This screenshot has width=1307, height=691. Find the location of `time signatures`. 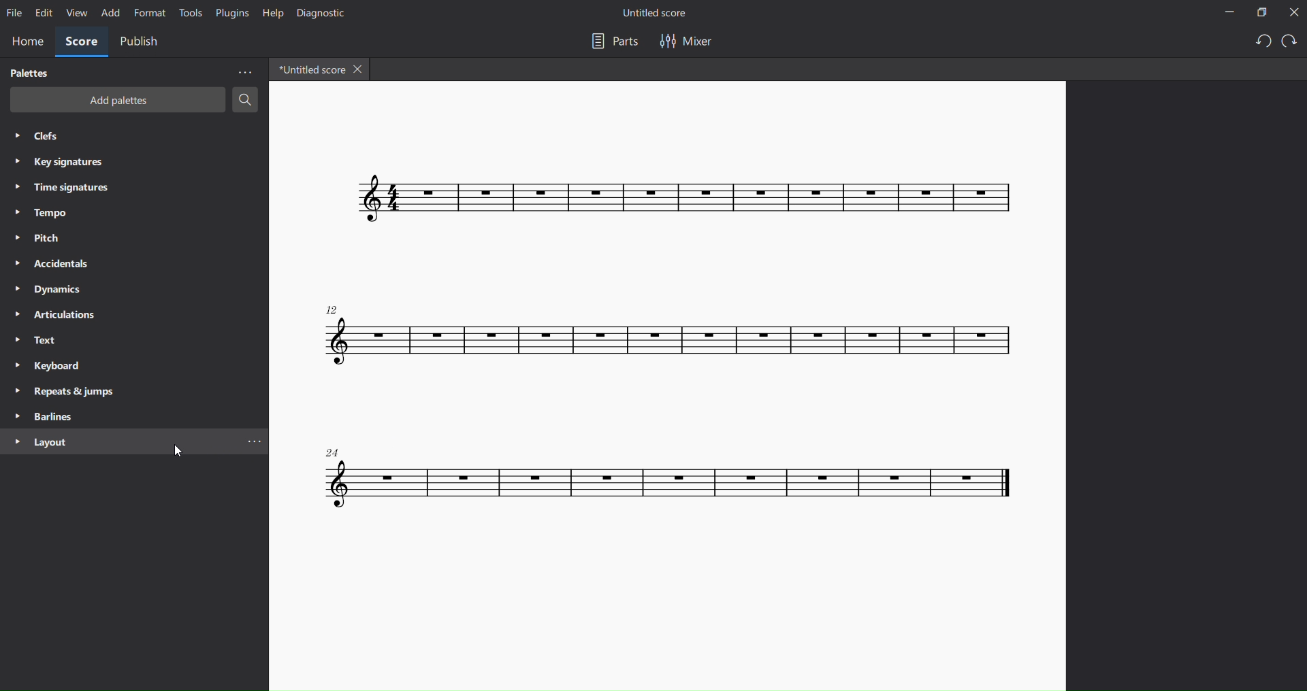

time signatures is located at coordinates (69, 186).